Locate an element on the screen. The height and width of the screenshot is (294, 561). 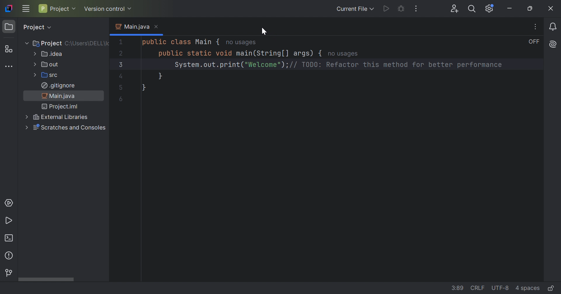
Notifications is located at coordinates (553, 27).